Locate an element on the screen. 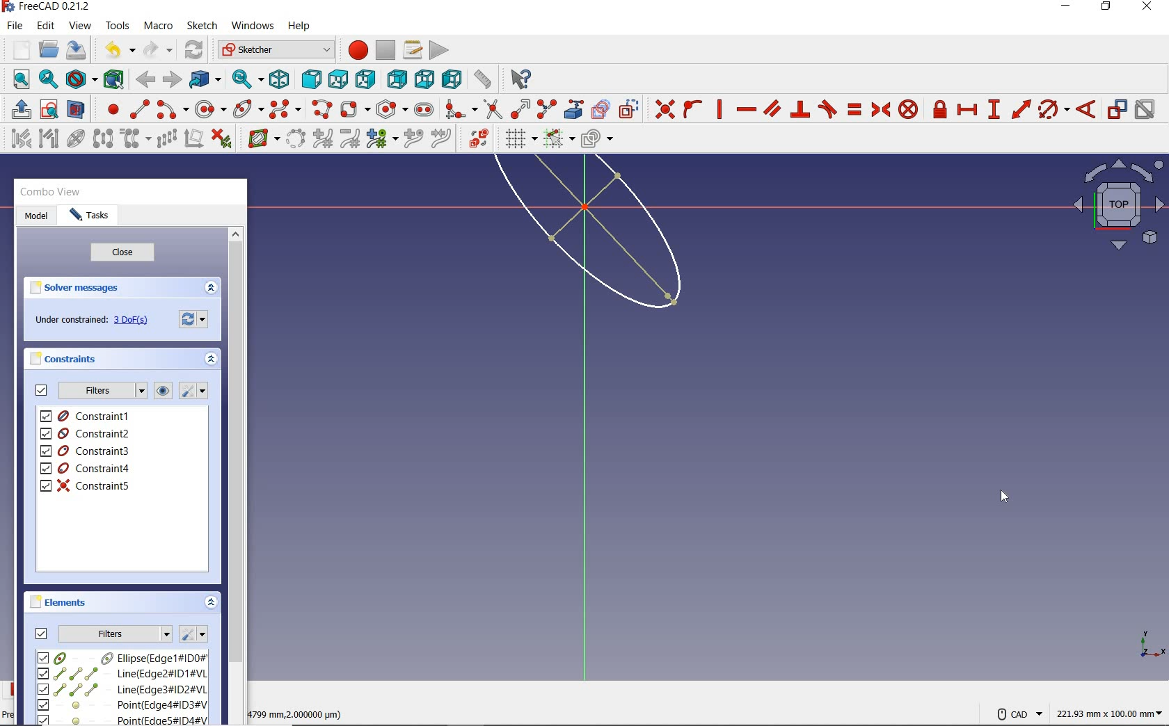 The image size is (1169, 726). go to linked object is located at coordinates (205, 79).